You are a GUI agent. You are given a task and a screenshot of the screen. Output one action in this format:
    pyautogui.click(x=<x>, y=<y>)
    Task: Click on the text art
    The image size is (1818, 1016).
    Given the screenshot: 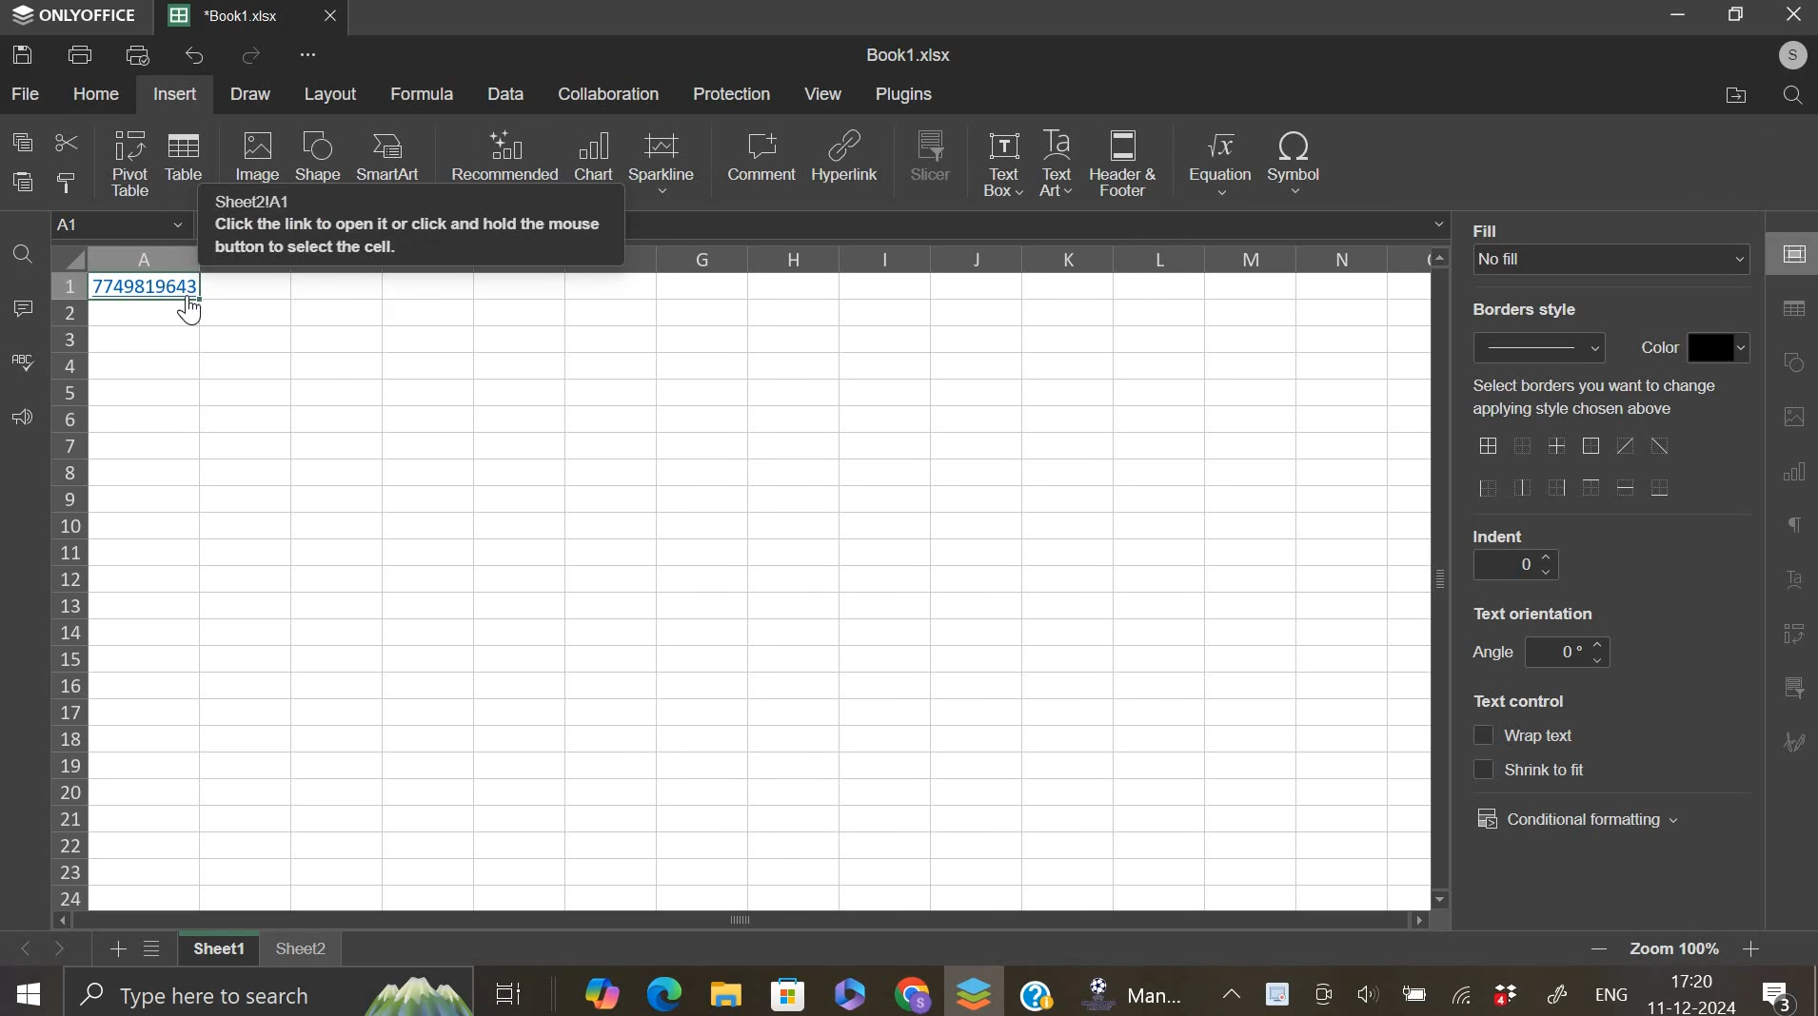 What is the action you would take?
    pyautogui.click(x=1056, y=164)
    